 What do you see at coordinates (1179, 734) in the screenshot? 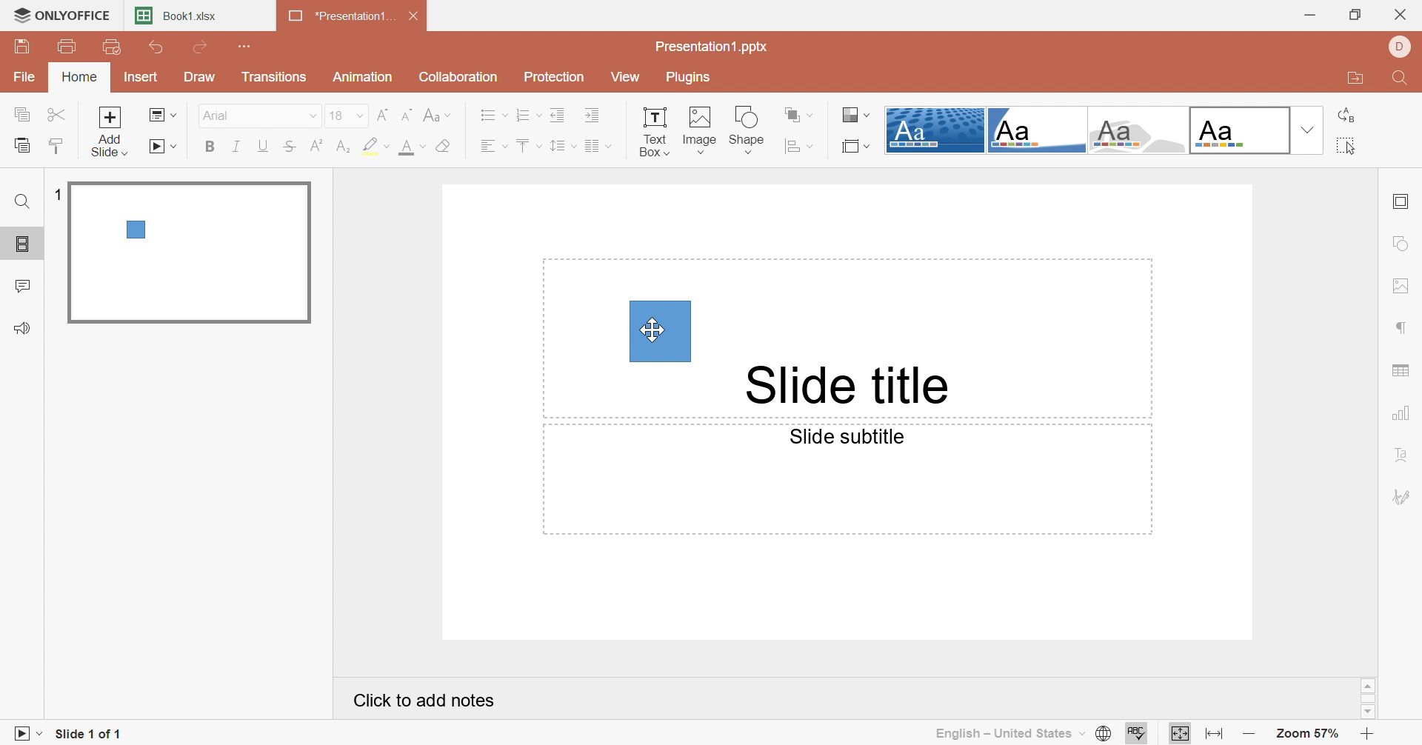
I see `Fit to slide` at bounding box center [1179, 734].